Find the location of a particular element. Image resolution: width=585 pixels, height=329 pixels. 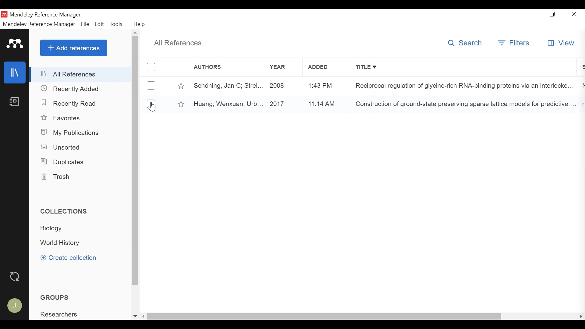

Huang, Wenxuan; Urb... is located at coordinates (228, 104).